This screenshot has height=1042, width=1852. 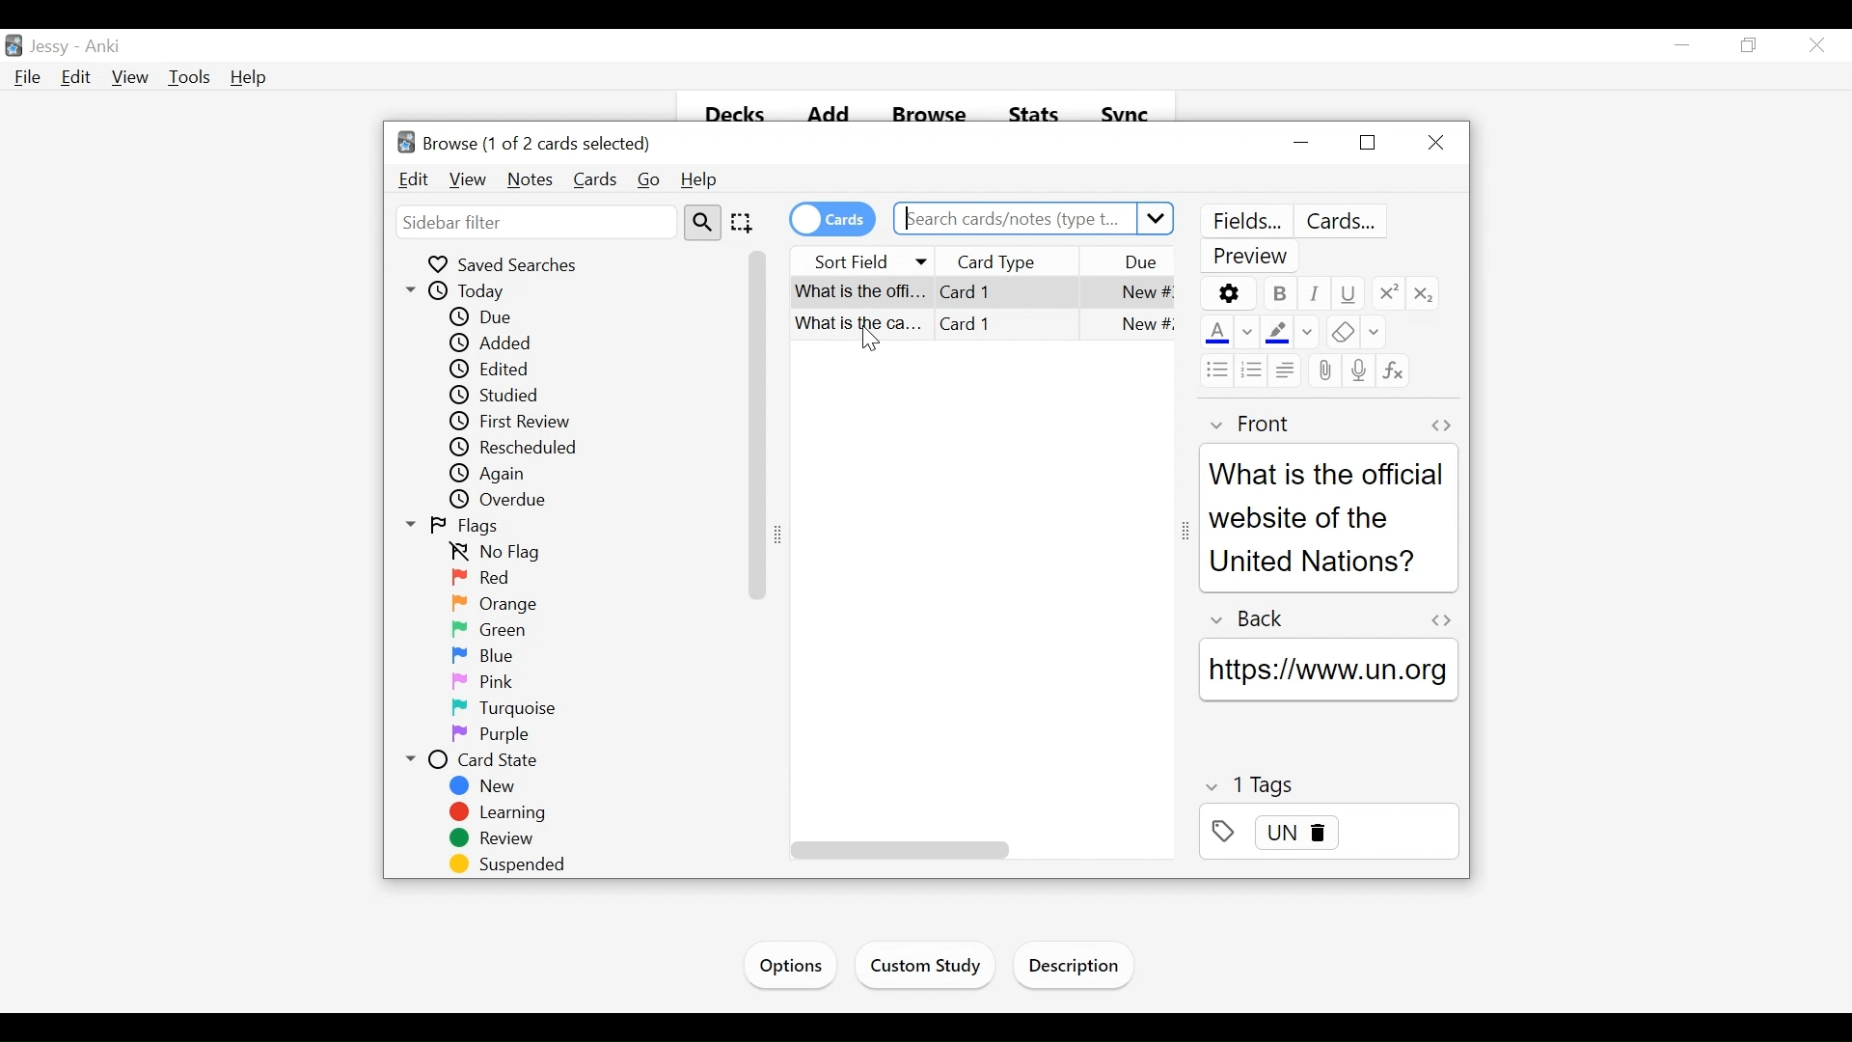 I want to click on Create Deck, so click(x=942, y=964).